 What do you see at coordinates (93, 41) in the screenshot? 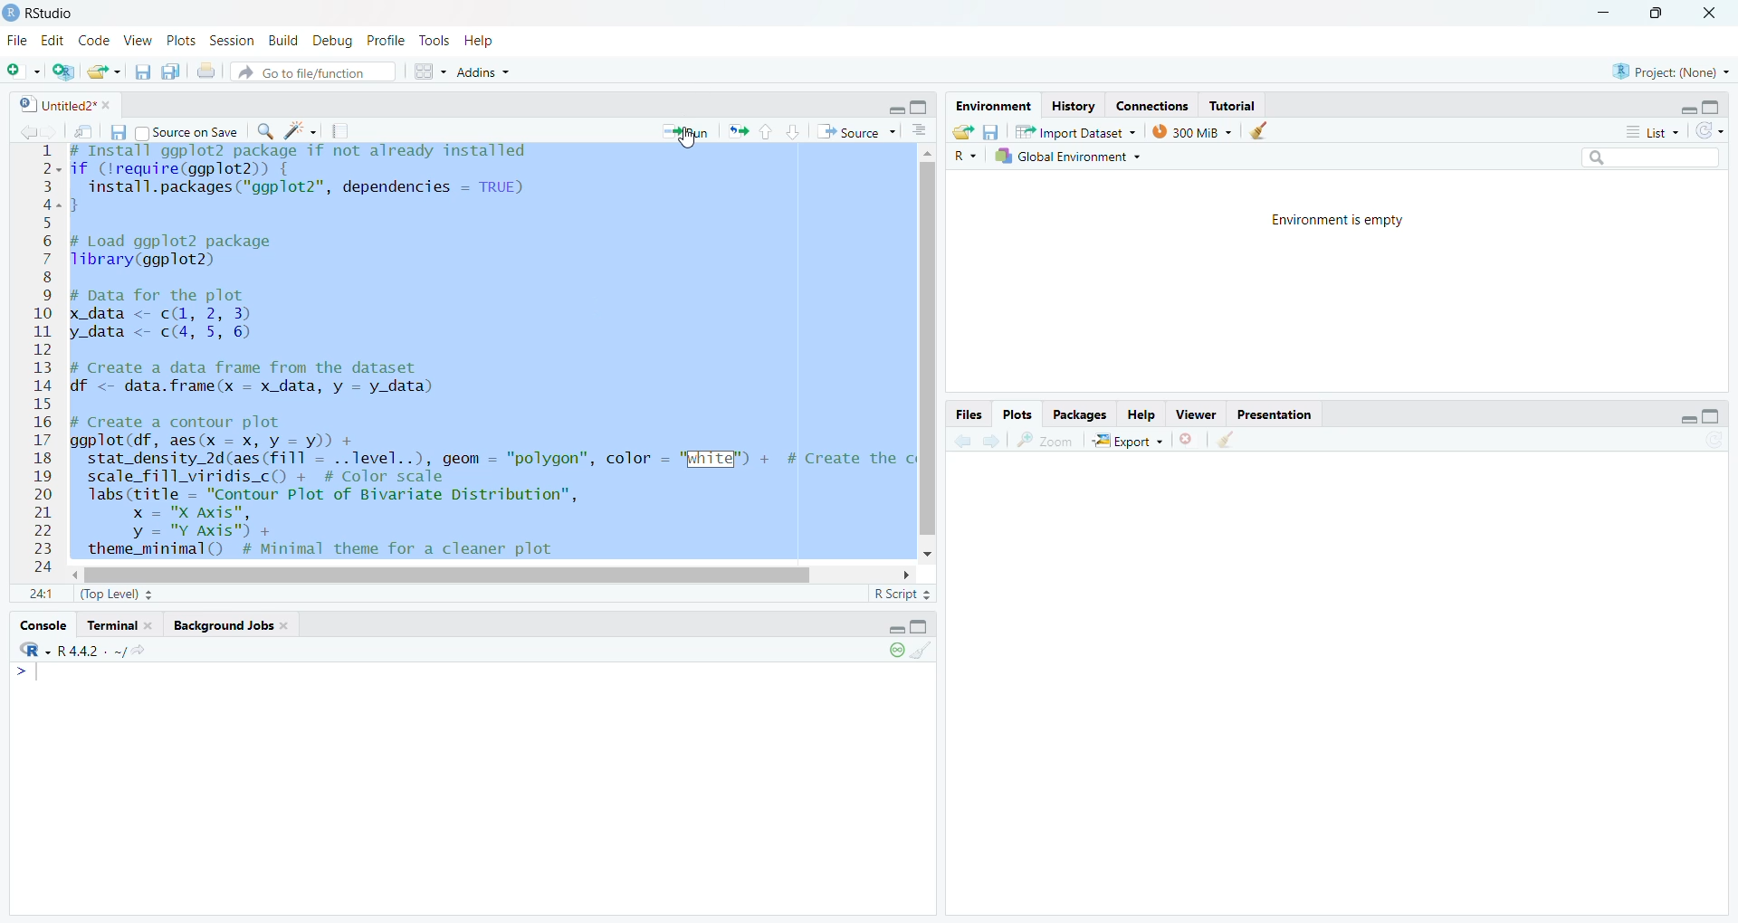
I see `Code` at bounding box center [93, 41].